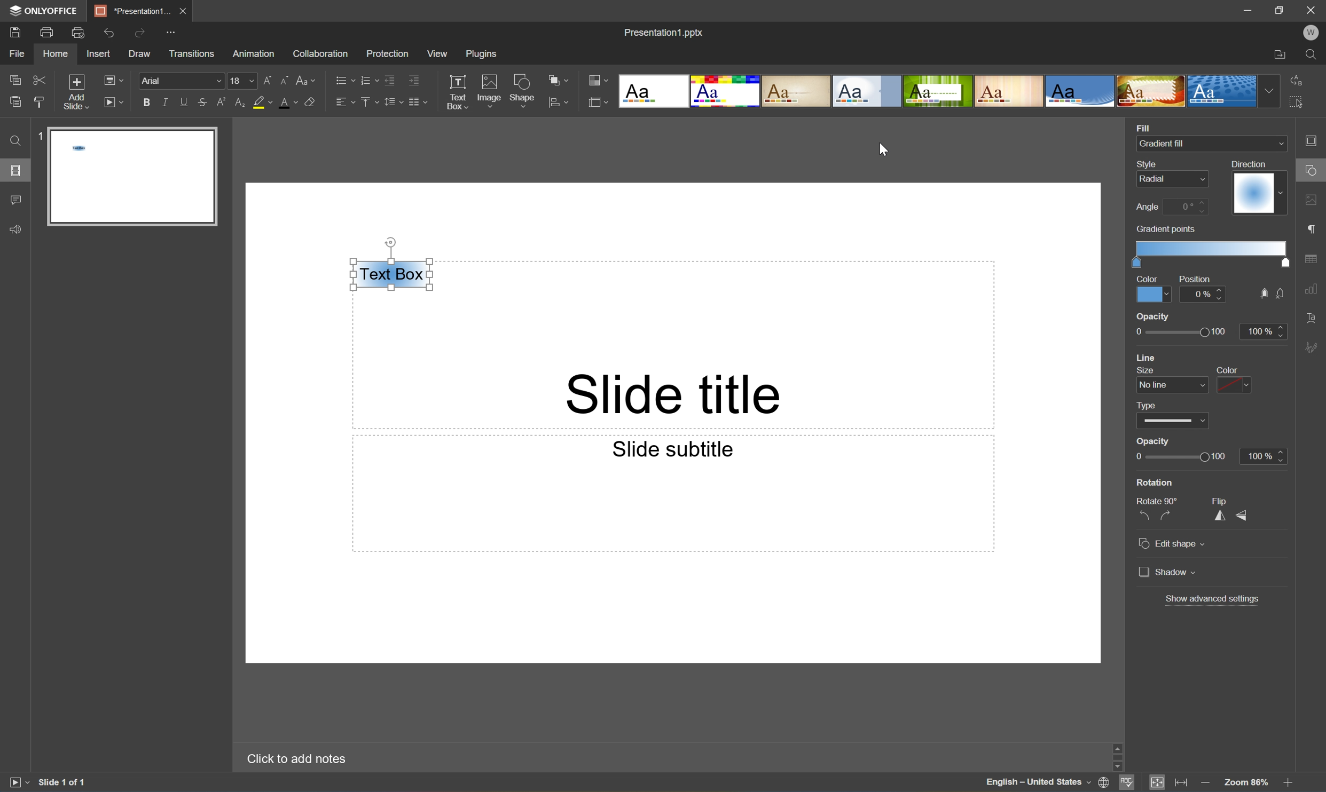 This screenshot has width=1326, height=792. Describe the element at coordinates (1147, 514) in the screenshot. I see `Rotate 90° counterclockwise` at that location.